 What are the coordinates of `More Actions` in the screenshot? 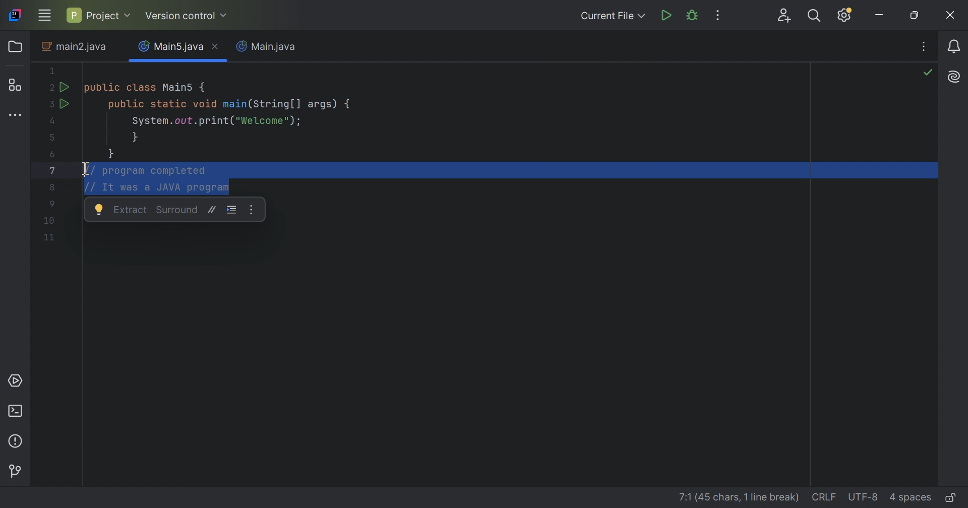 It's located at (719, 15).